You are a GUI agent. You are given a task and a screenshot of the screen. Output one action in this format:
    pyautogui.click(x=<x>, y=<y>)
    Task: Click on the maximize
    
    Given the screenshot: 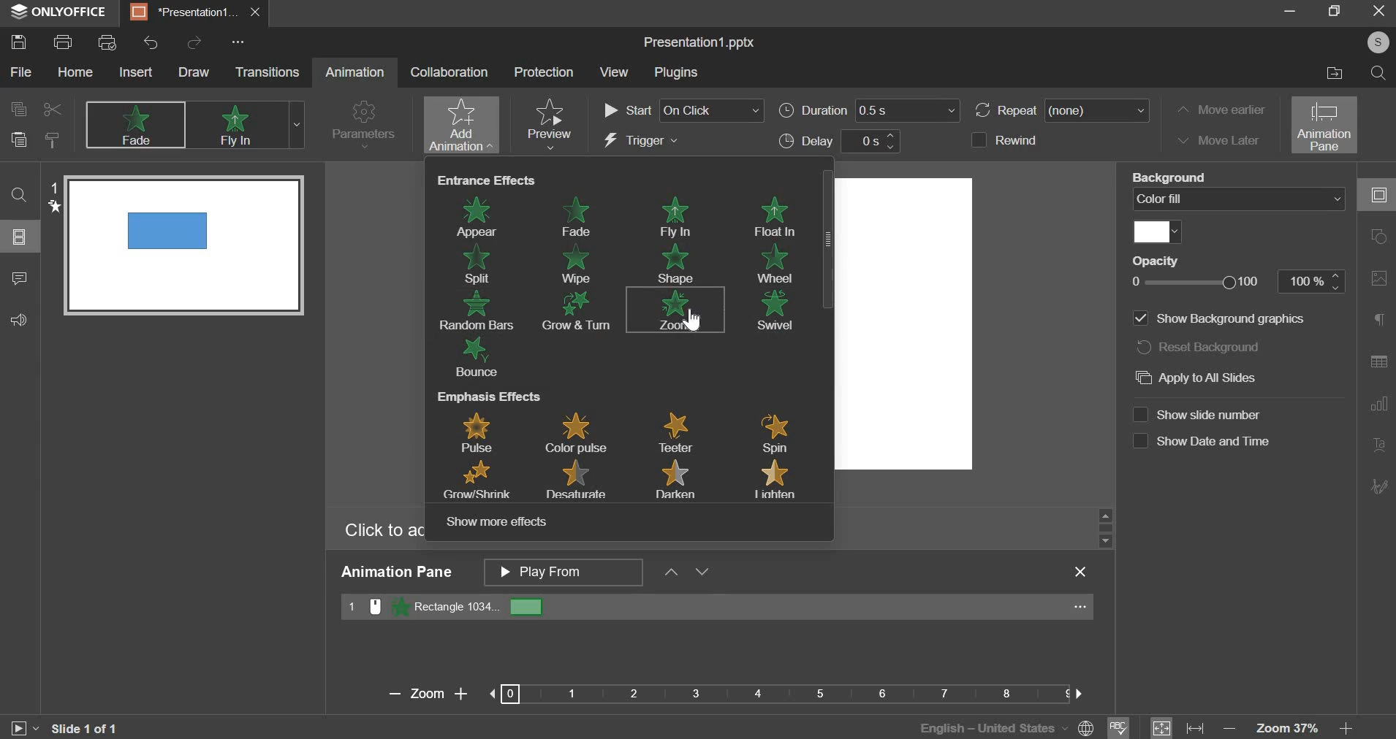 What is the action you would take?
    pyautogui.click(x=1331, y=13)
    